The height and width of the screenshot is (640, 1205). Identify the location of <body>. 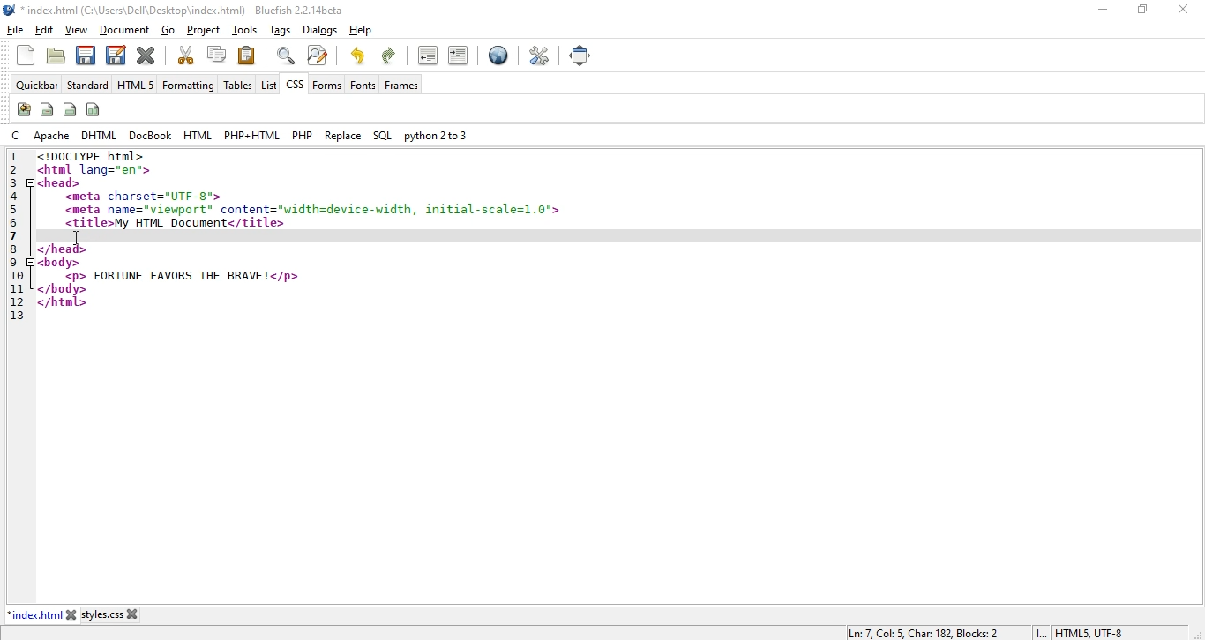
(58, 262).